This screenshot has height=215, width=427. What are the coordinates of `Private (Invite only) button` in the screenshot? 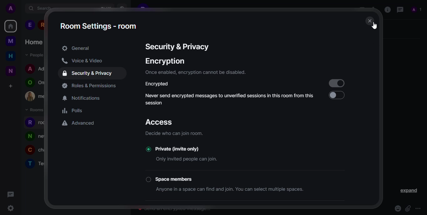 It's located at (174, 149).